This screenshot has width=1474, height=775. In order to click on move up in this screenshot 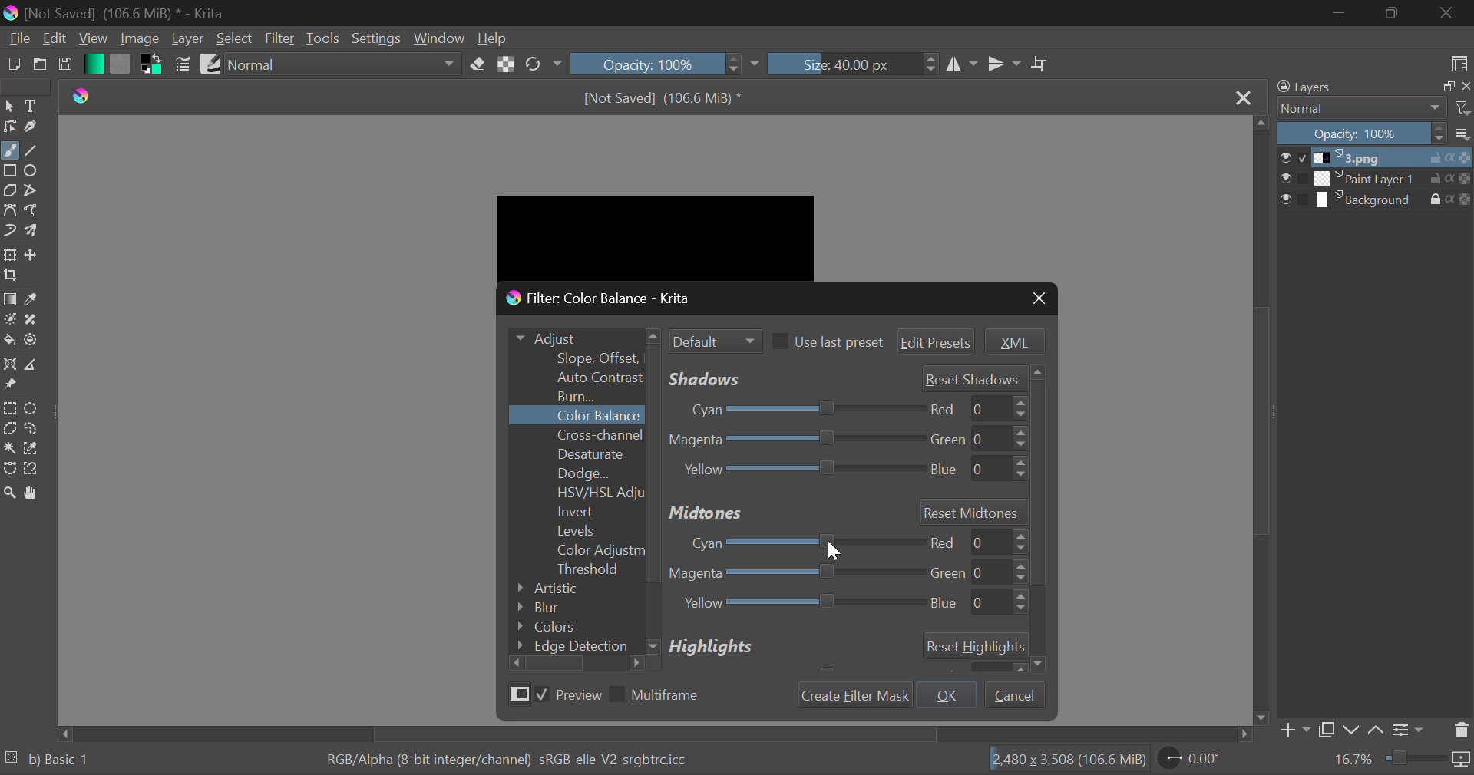, I will do `click(1259, 130)`.